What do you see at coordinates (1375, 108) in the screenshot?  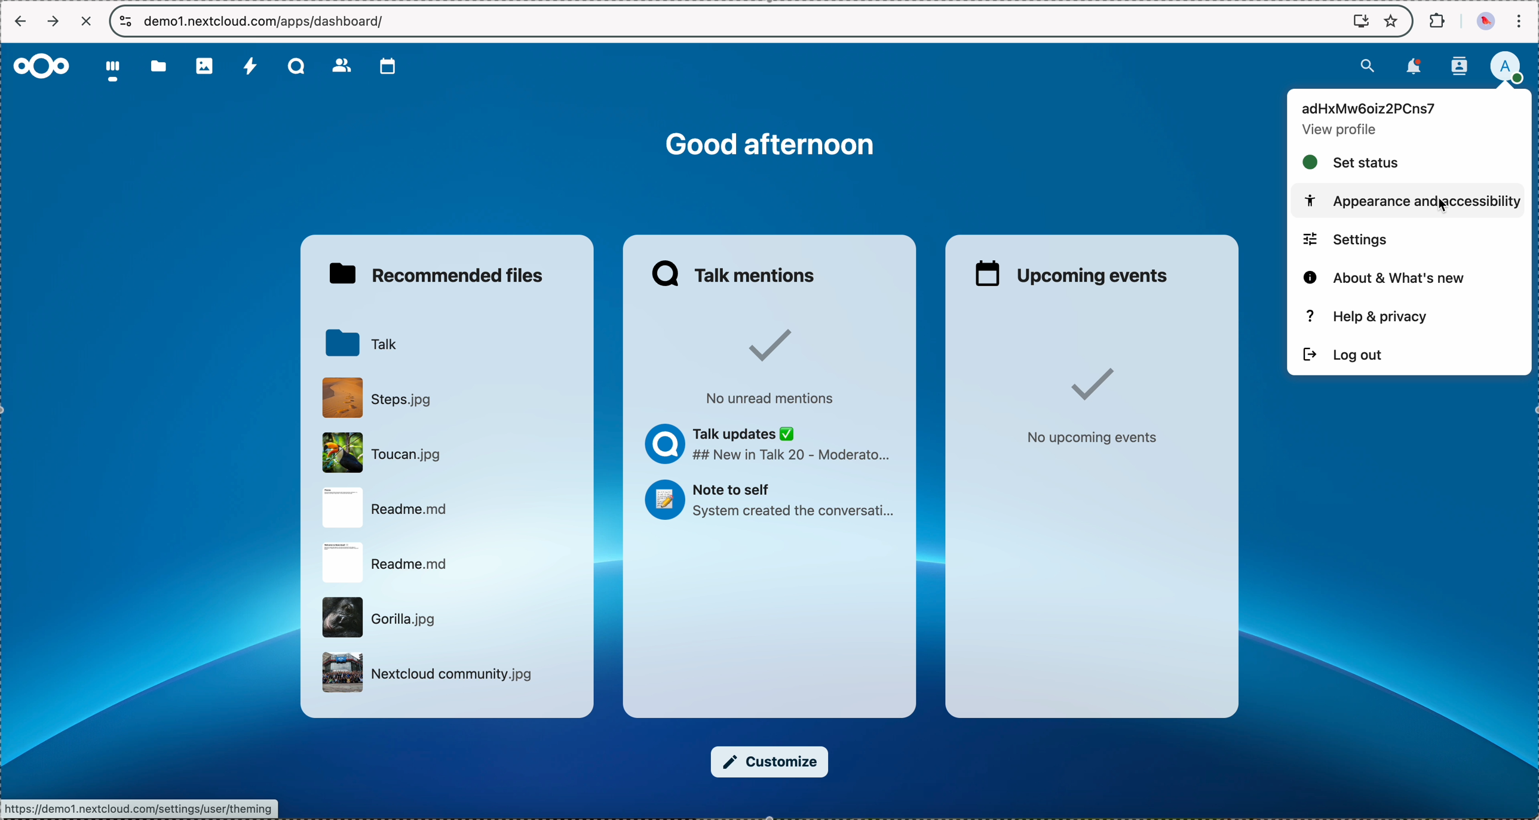 I see `user` at bounding box center [1375, 108].